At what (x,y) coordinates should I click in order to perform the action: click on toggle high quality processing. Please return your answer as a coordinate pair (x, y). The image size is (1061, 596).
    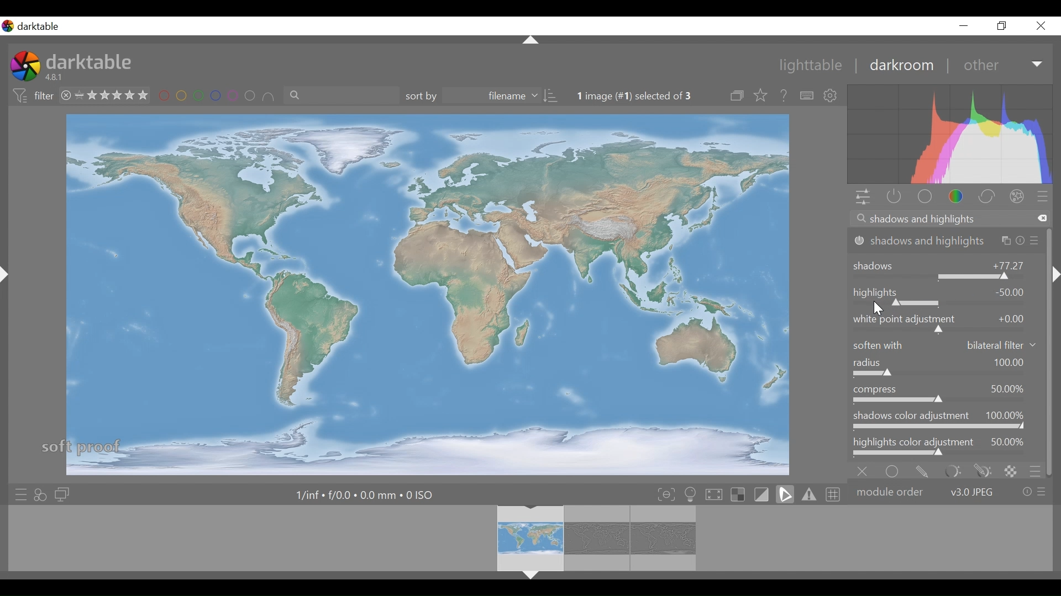
    Looking at the image, I should click on (715, 495).